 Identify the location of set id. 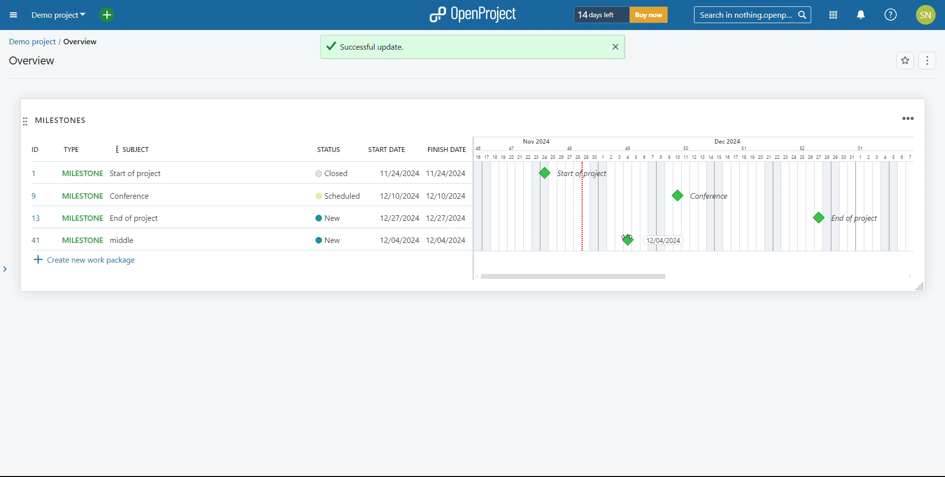
(35, 207).